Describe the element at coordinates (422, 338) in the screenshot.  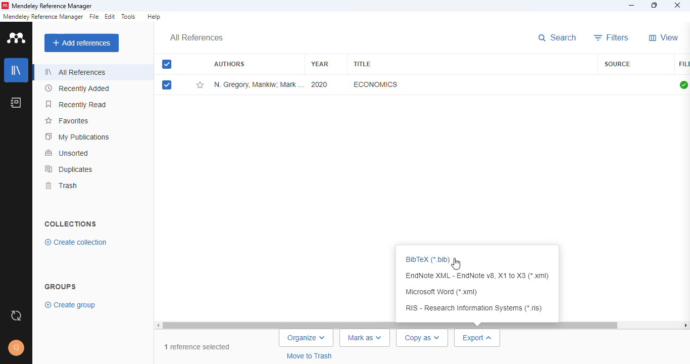
I see `copy as` at that location.